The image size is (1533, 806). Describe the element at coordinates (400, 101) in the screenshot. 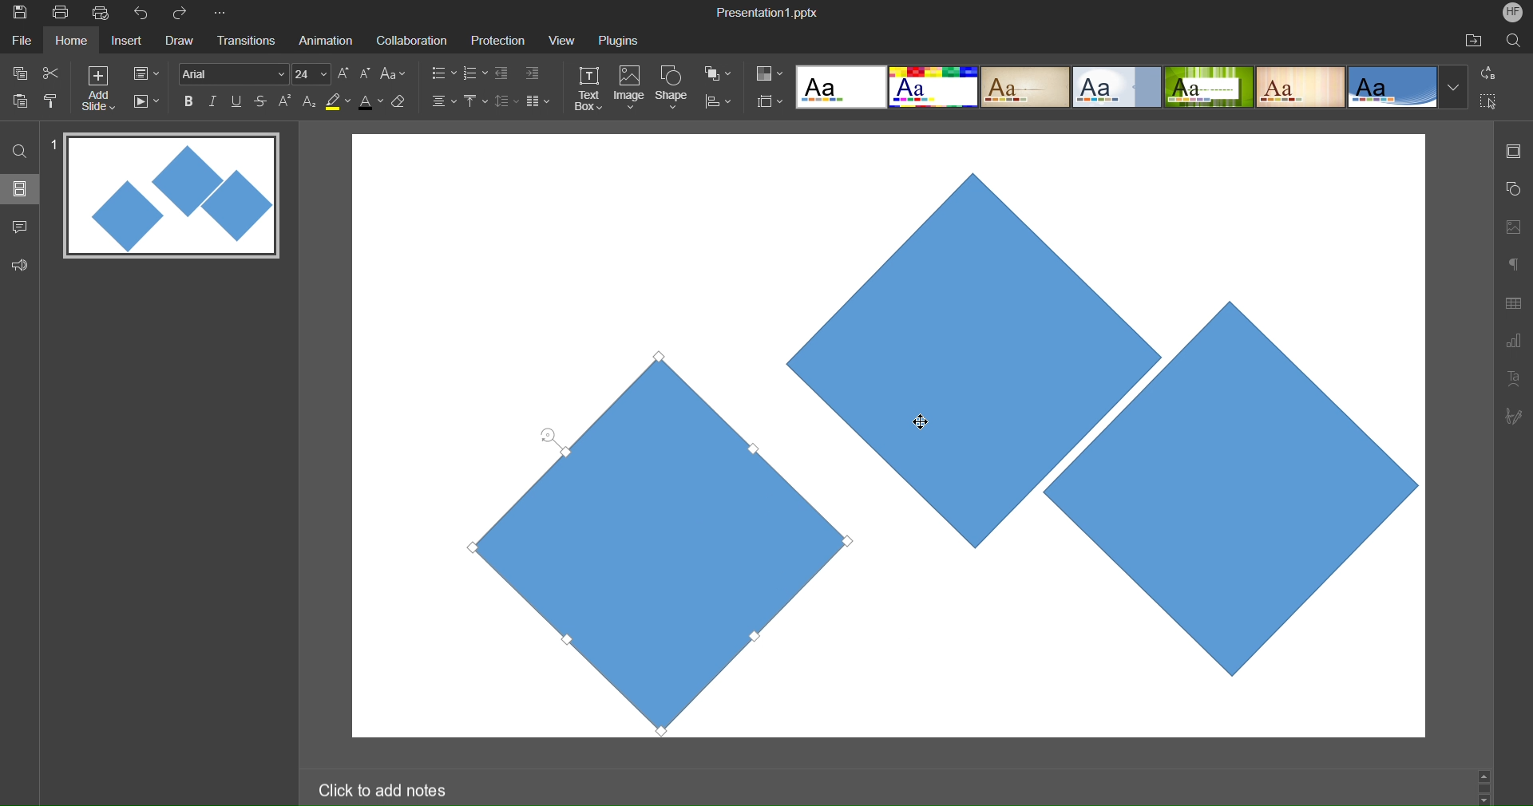

I see `Erase Style` at that location.